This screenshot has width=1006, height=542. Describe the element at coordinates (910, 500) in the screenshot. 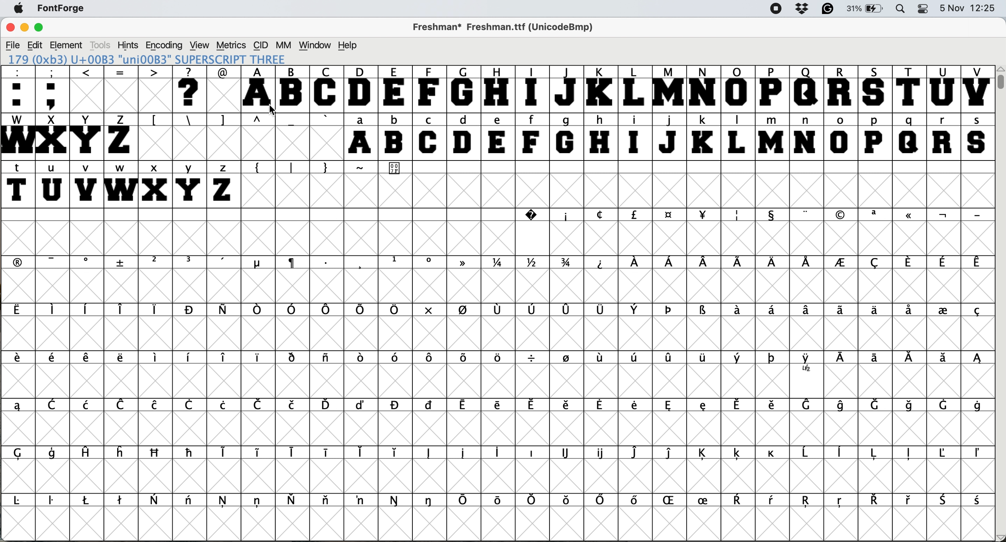

I see `symbol` at that location.